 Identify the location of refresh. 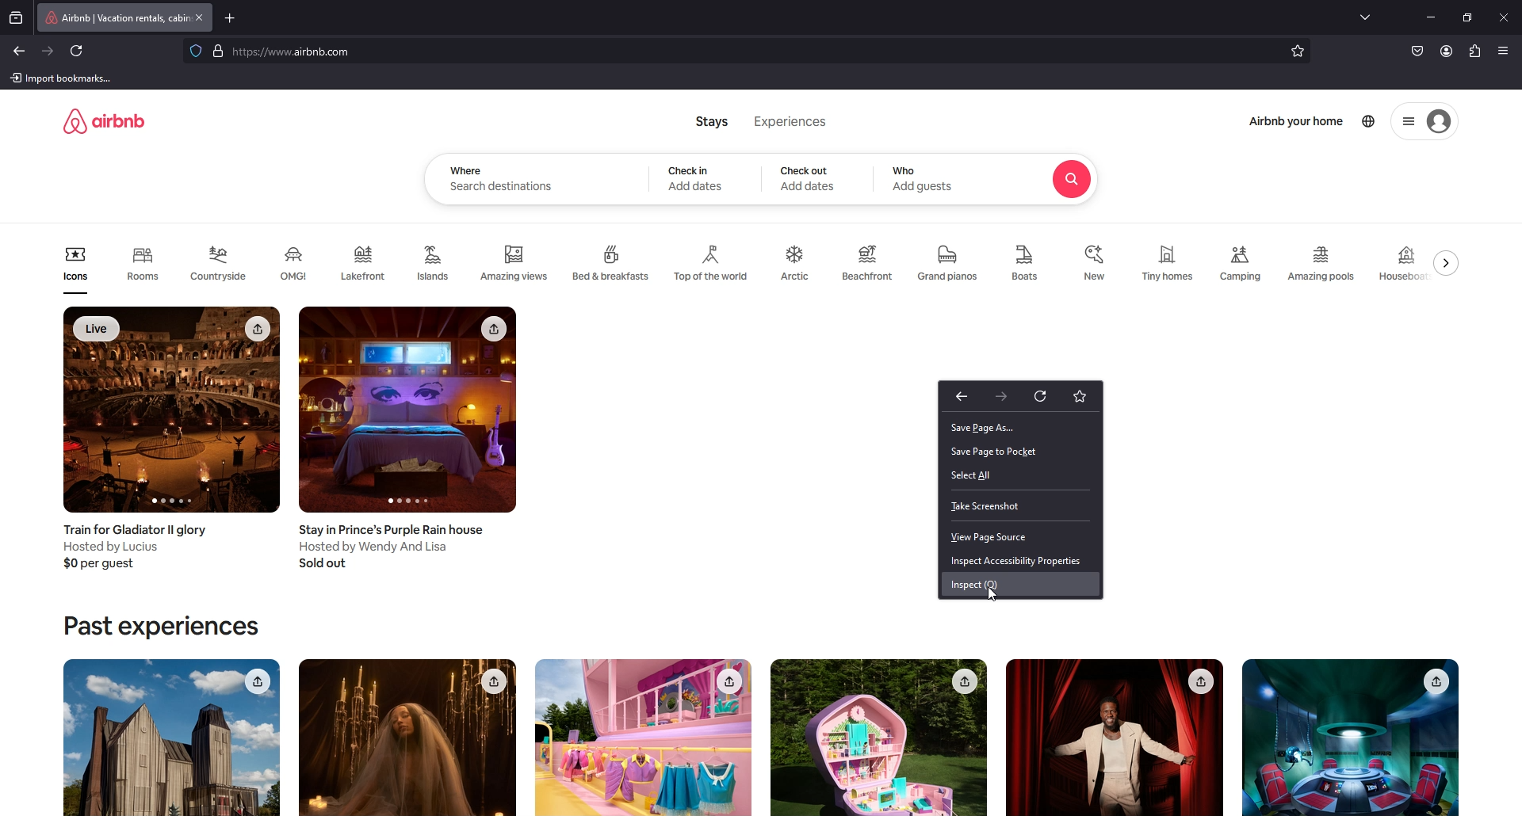
(1043, 395).